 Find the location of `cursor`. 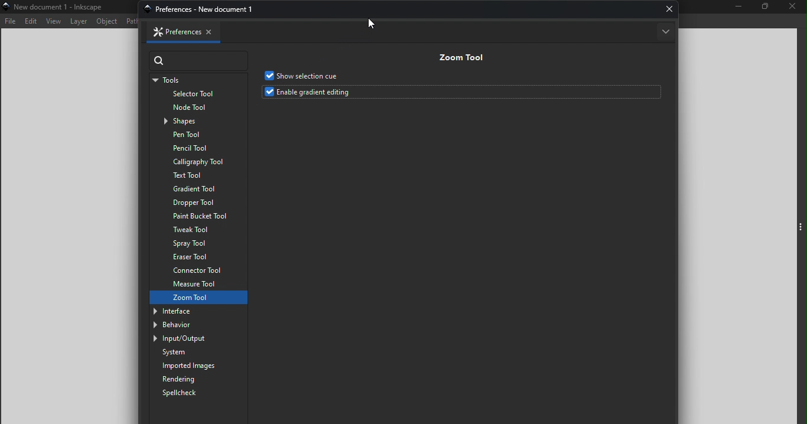

cursor is located at coordinates (372, 23).